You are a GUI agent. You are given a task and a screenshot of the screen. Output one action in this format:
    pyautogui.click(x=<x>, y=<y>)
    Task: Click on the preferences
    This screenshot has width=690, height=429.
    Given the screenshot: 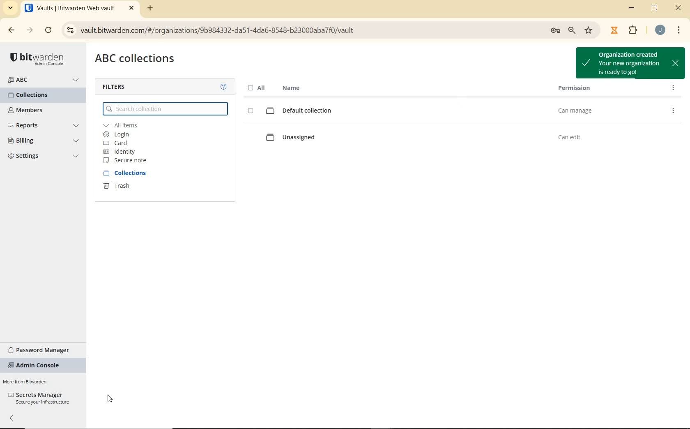 What is the action you would take?
    pyautogui.click(x=554, y=30)
    